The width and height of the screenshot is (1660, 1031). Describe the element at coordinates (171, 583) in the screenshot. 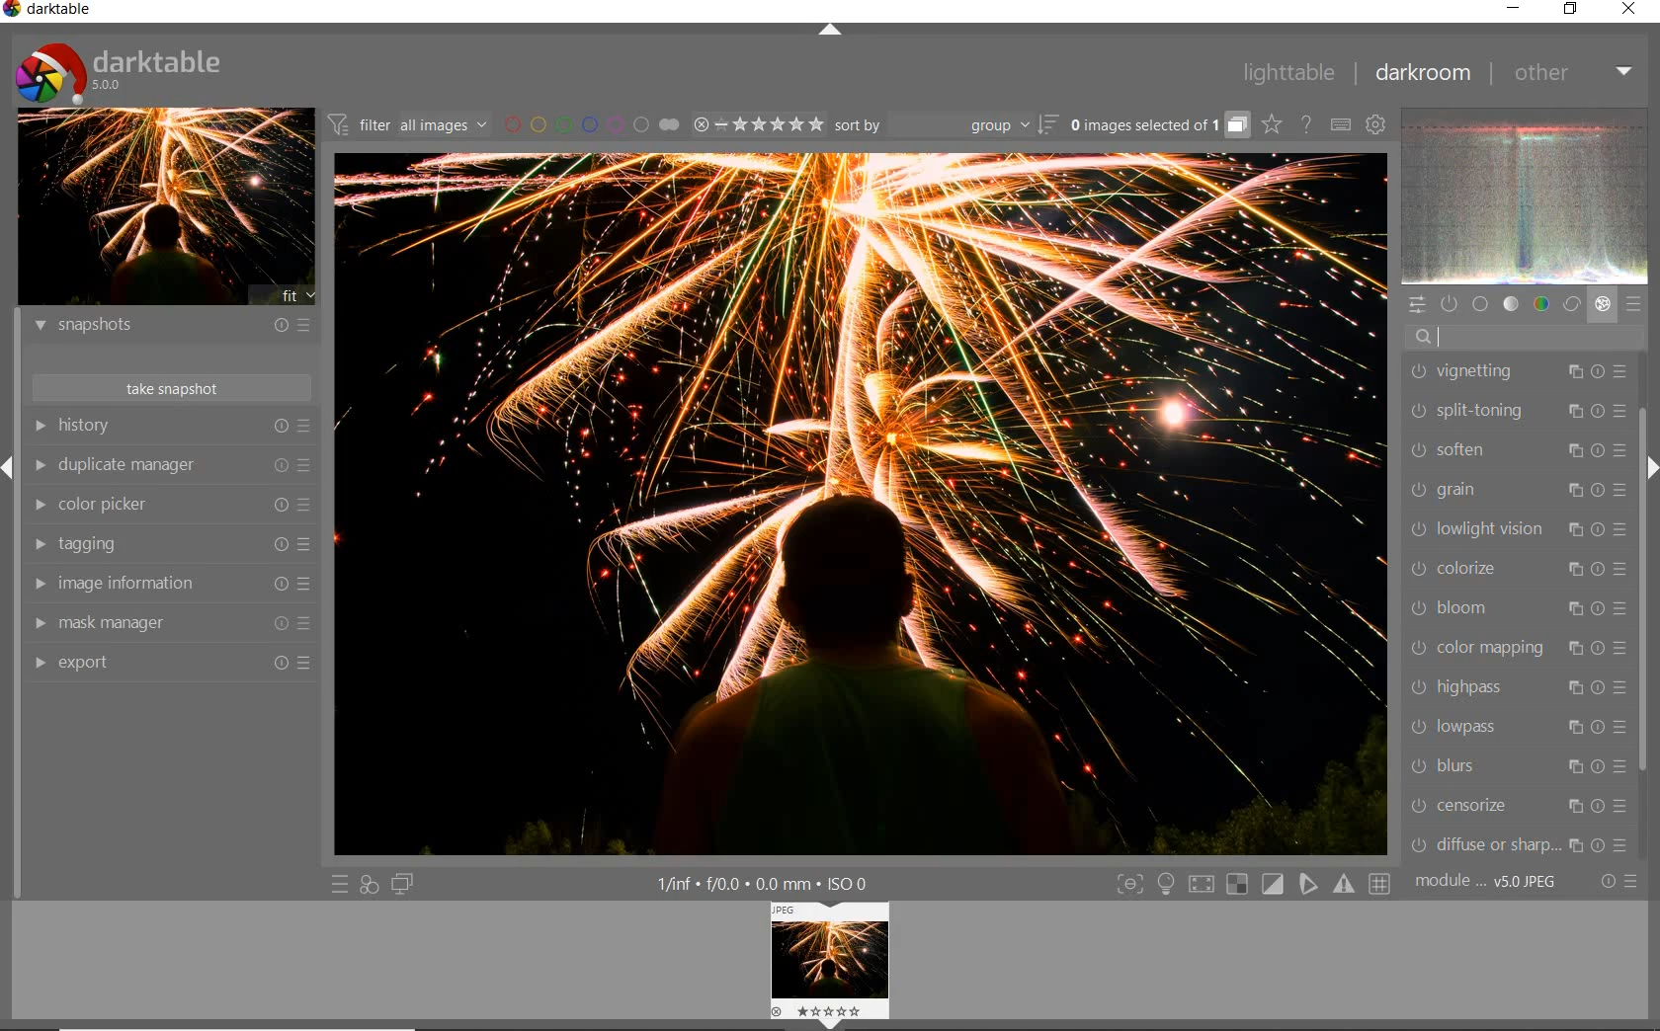

I see `image information` at that location.